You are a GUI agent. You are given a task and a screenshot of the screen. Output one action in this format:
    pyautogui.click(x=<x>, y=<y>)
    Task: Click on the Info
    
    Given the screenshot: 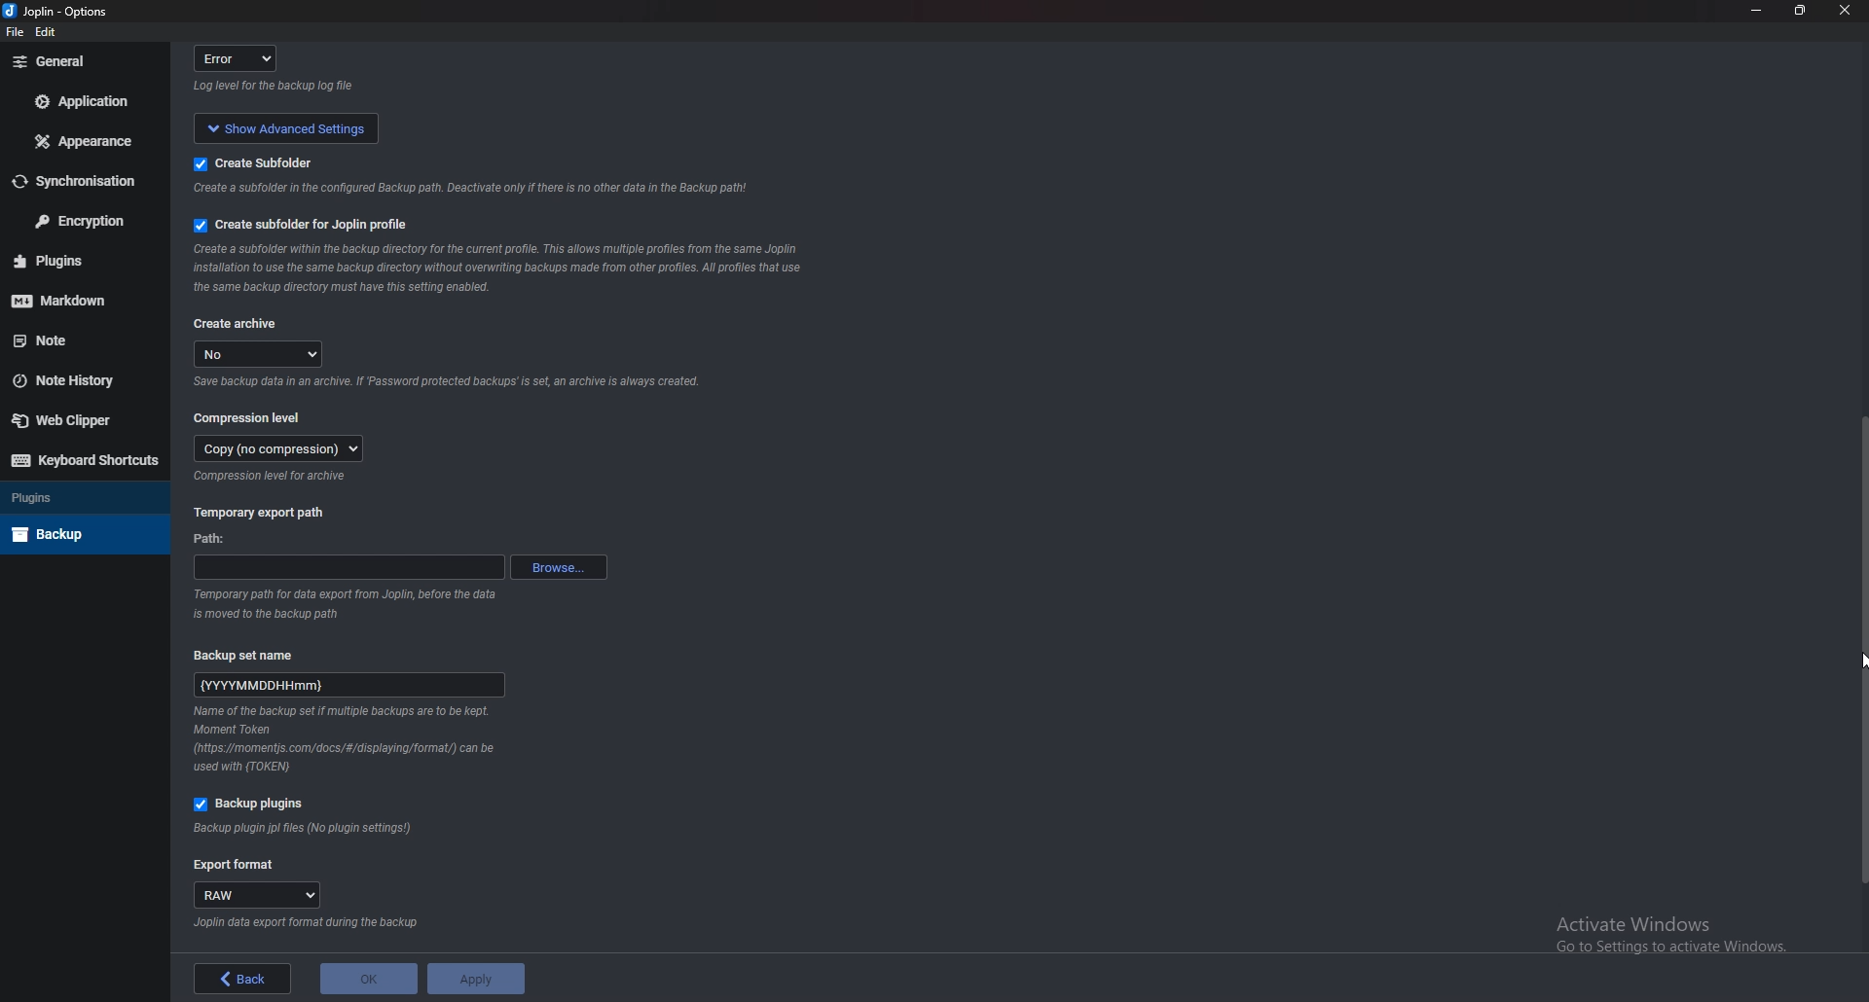 What is the action you would take?
    pyautogui.click(x=275, y=477)
    